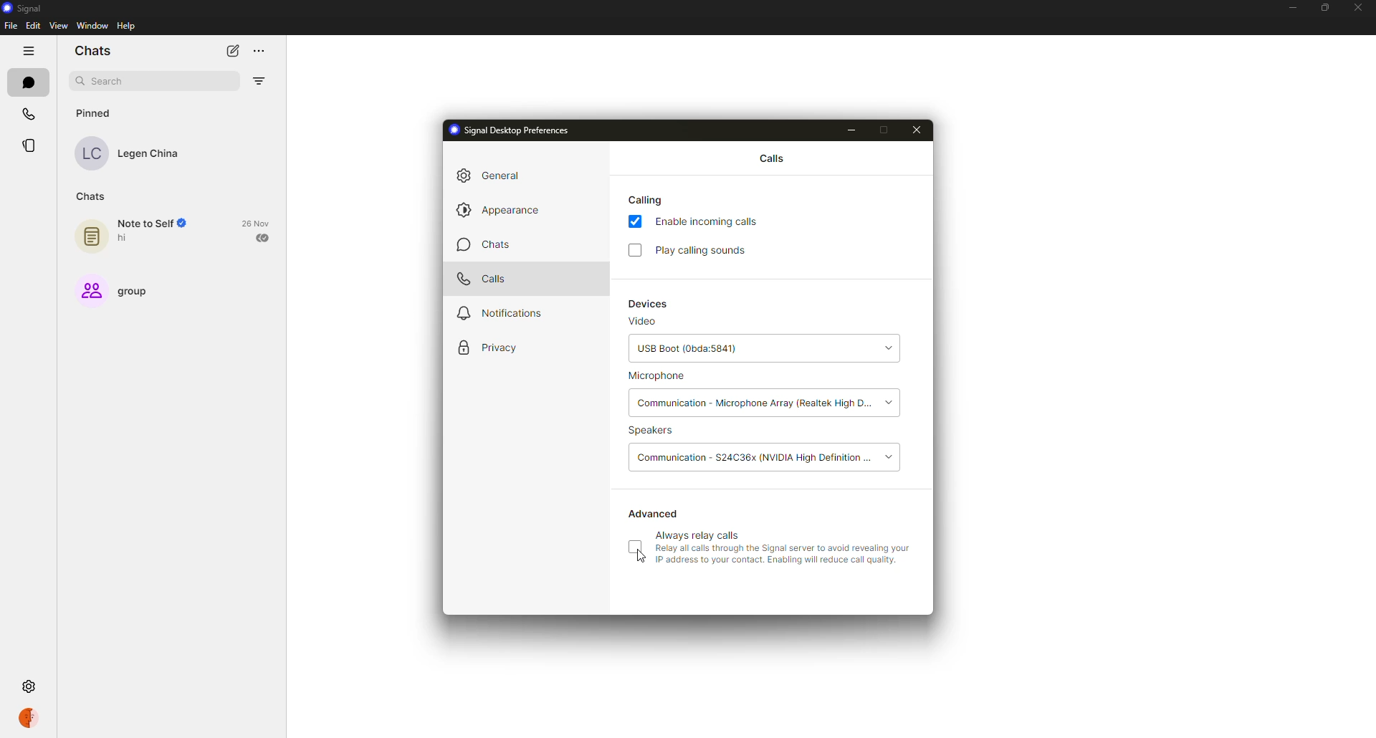 Image resolution: width=1376 pixels, height=738 pixels. Describe the element at coordinates (92, 27) in the screenshot. I see `window` at that location.